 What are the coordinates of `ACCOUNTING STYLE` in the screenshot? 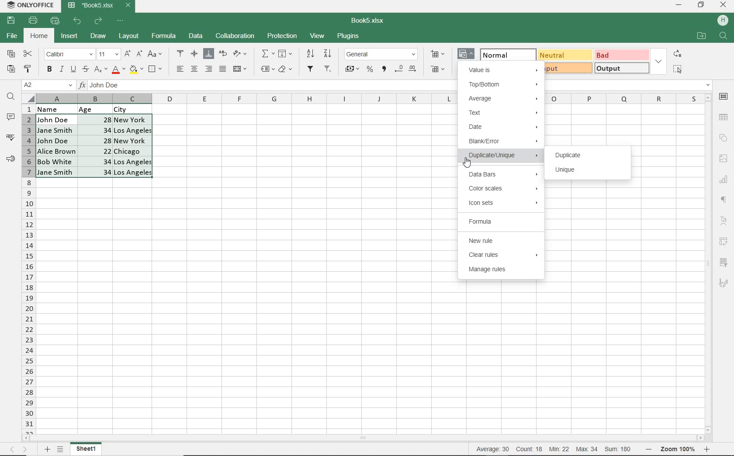 It's located at (352, 70).